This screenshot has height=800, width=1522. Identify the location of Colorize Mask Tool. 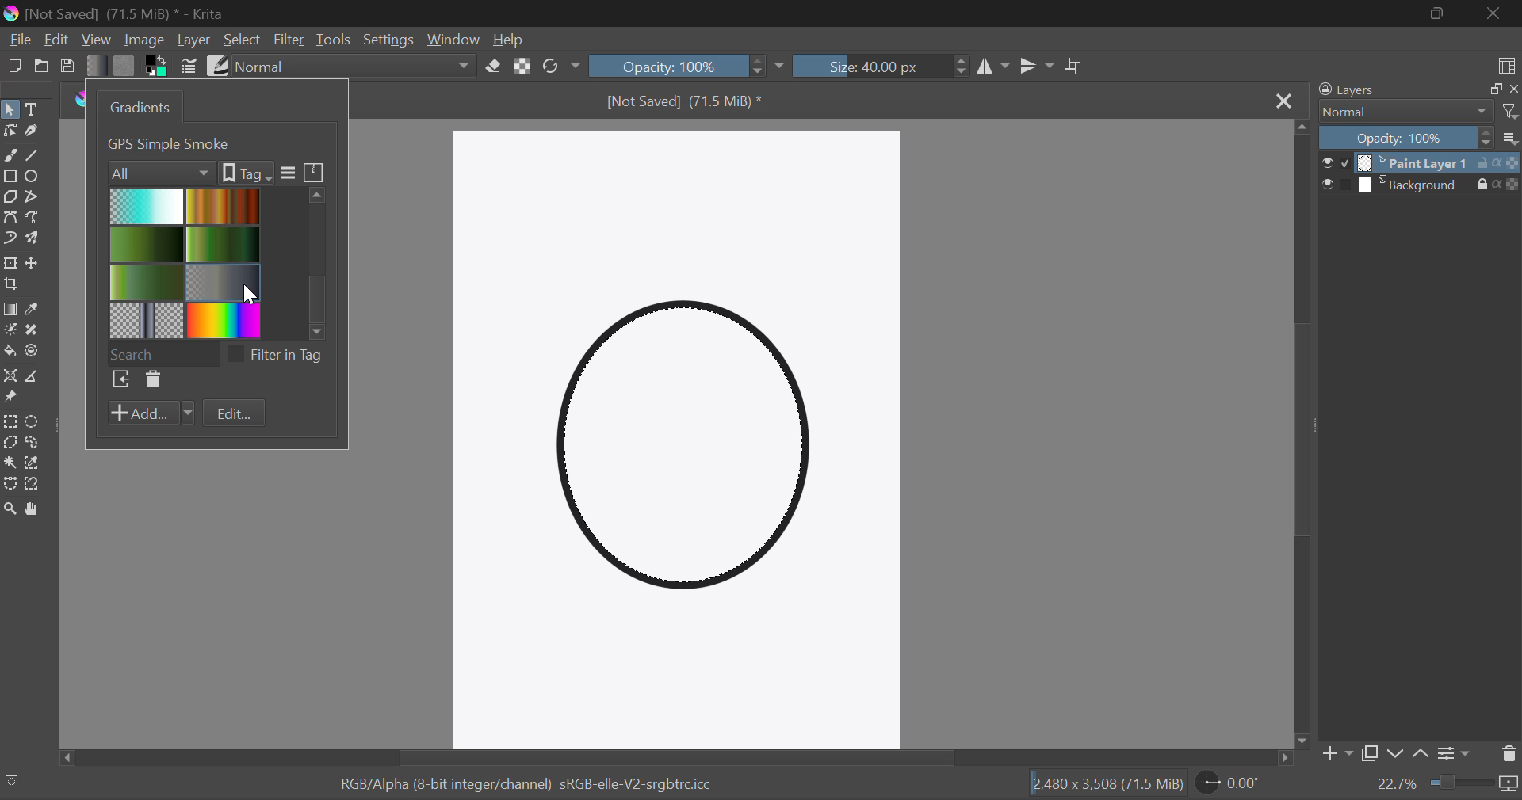
(10, 333).